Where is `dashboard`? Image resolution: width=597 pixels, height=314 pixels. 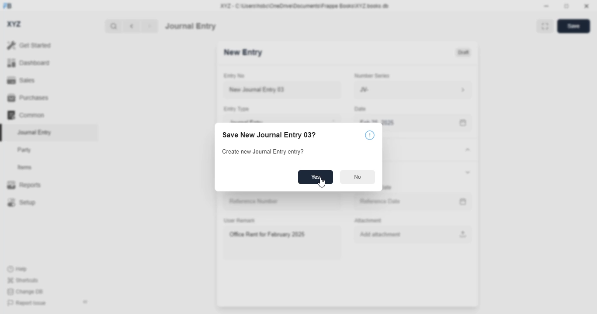 dashboard is located at coordinates (29, 63).